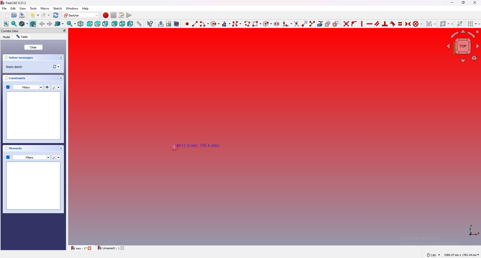 The image size is (481, 258). What do you see at coordinates (89, 24) in the screenshot?
I see `front` at bounding box center [89, 24].